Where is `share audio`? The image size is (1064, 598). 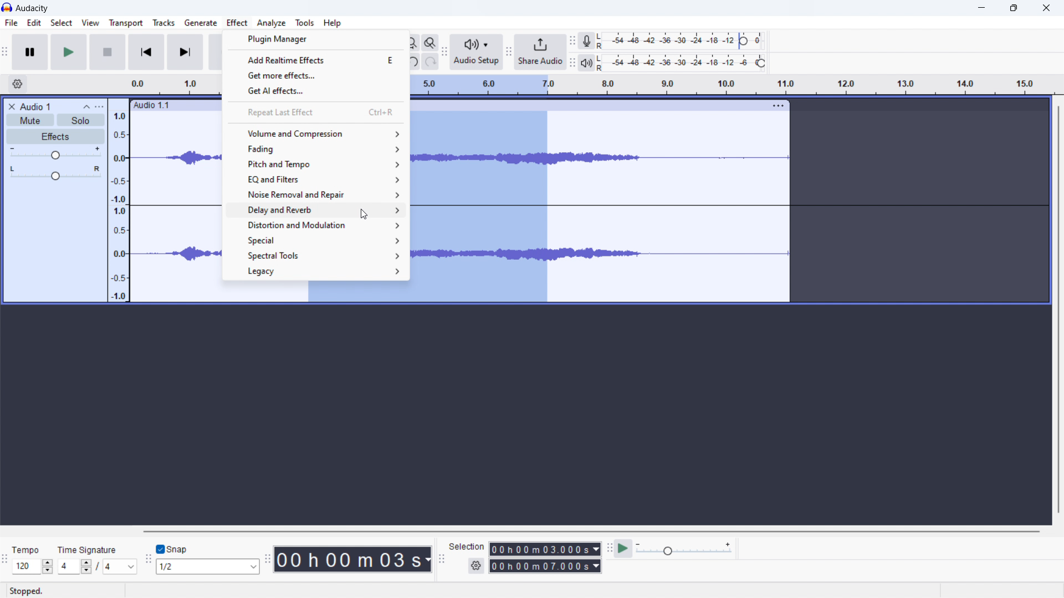 share audio is located at coordinates (541, 53).